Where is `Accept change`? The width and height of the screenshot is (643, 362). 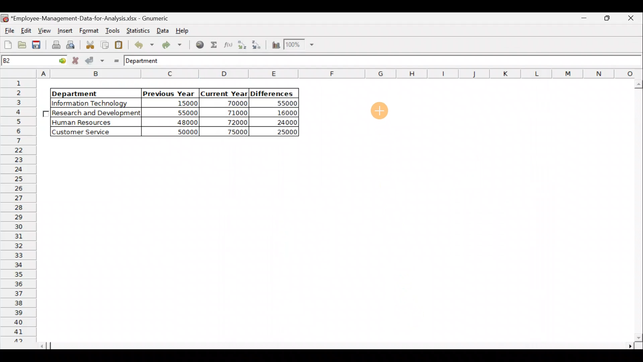 Accept change is located at coordinates (95, 61).